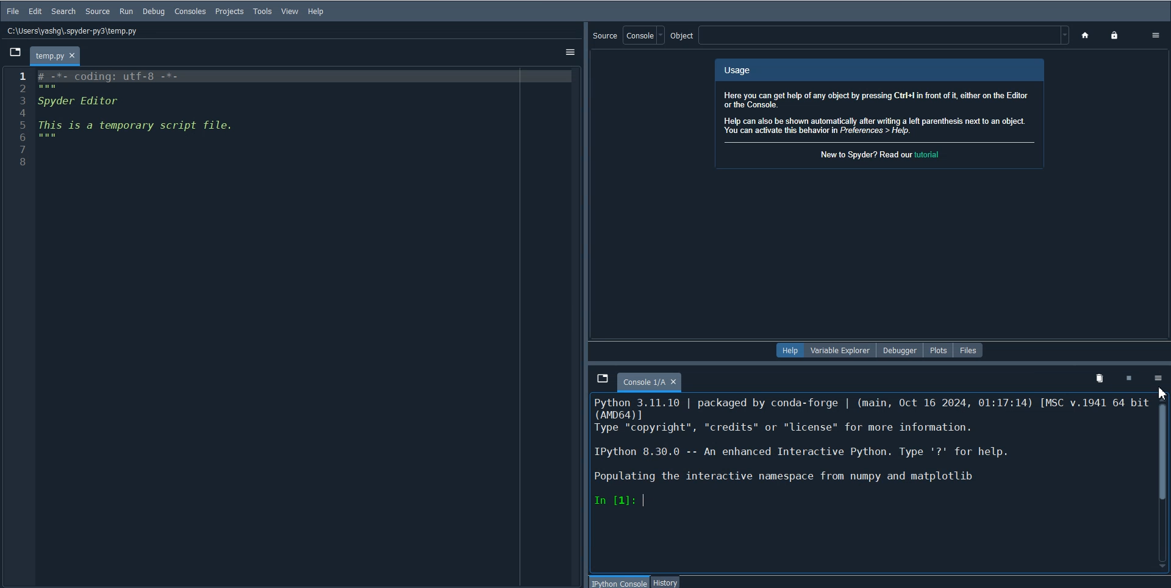  What do you see at coordinates (666, 582) in the screenshot?
I see `History` at bounding box center [666, 582].